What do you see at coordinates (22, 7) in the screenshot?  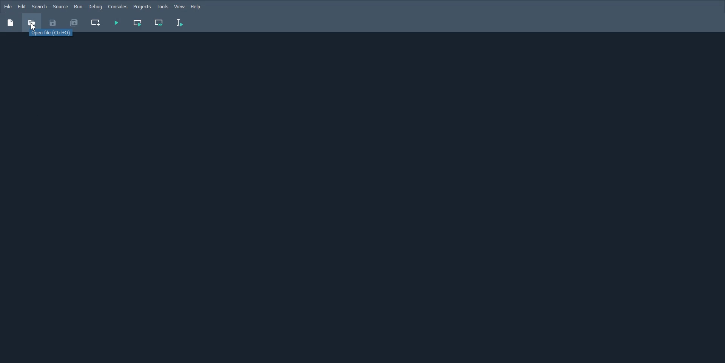 I see `Edit` at bounding box center [22, 7].